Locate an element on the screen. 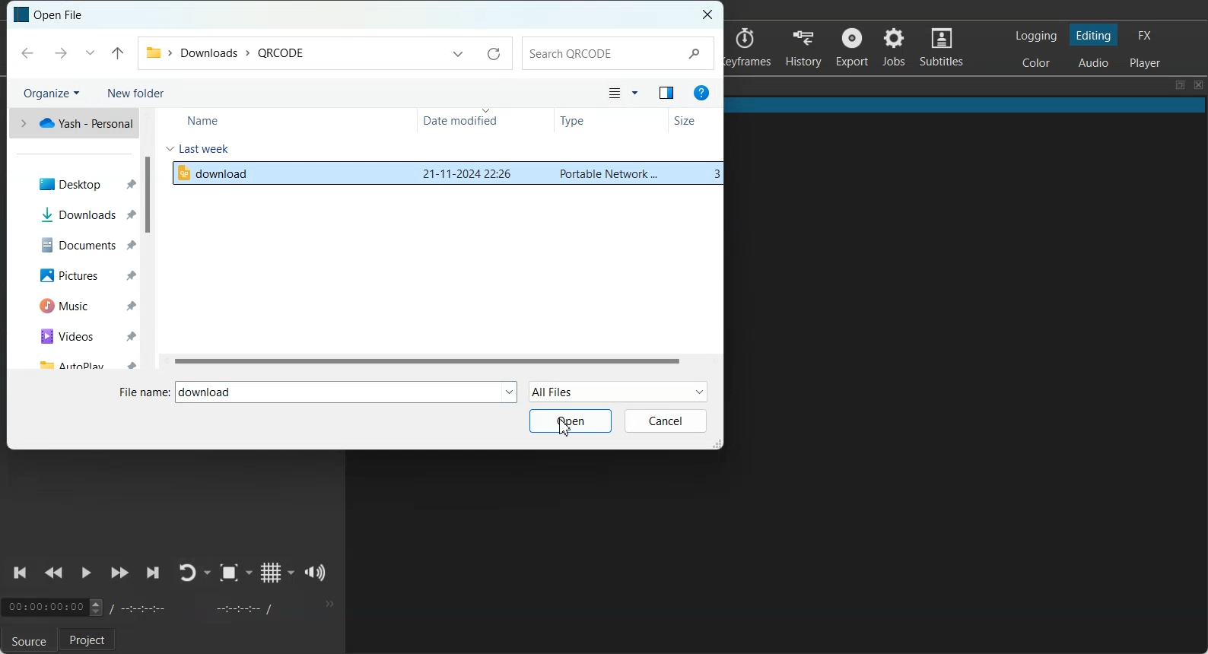 This screenshot has height=654, width=1208. Up to last file is located at coordinates (118, 52).